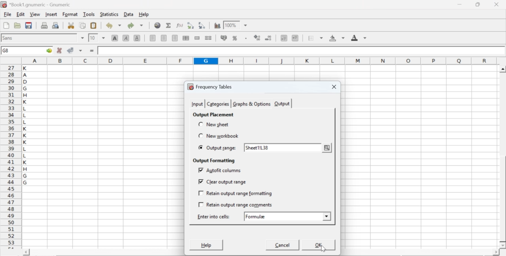  Describe the element at coordinates (503, 157) in the screenshot. I see `scroll bar` at that location.